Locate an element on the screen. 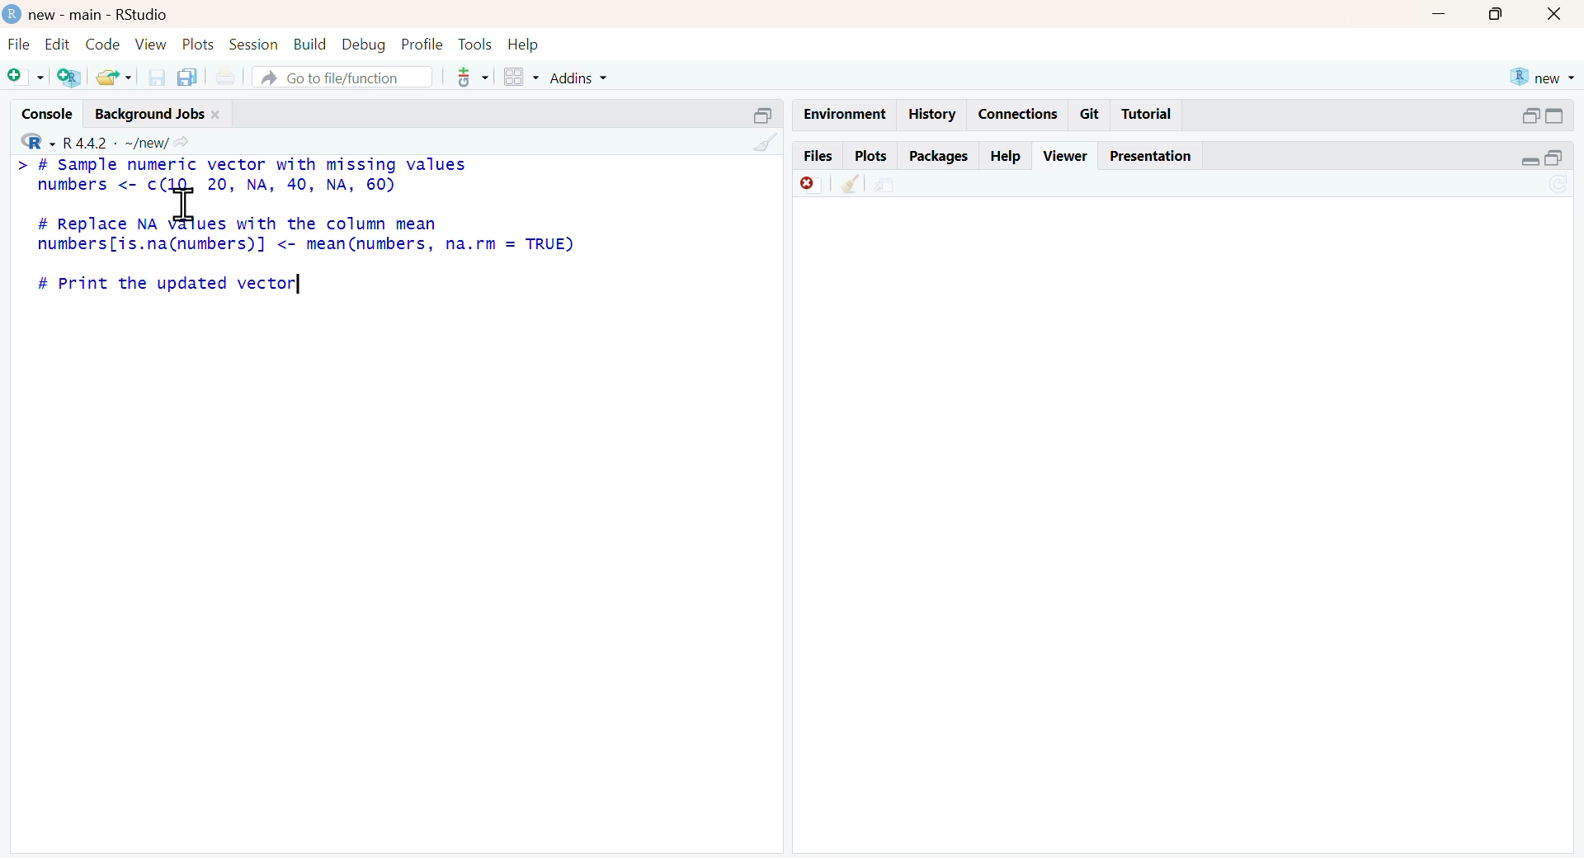 The image size is (1584, 858). > # Sample numeric vector with missing values numbers <- c(10, 20, NA, 40, NA, 60) is located at coordinates (241, 175).